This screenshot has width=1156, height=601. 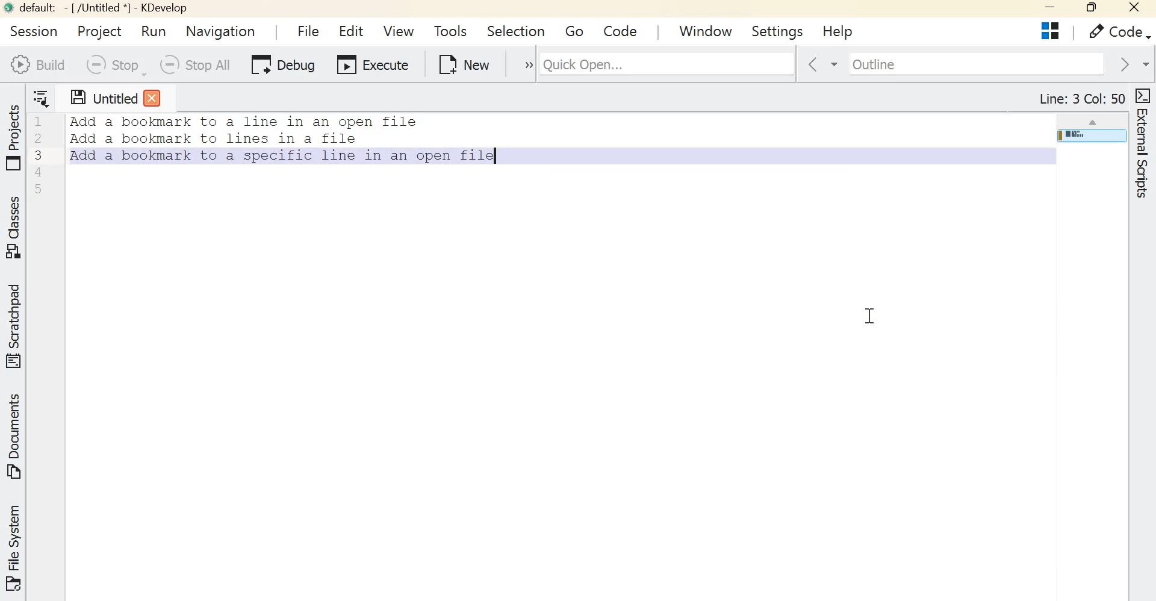 I want to click on go back in context history, so click(x=819, y=64).